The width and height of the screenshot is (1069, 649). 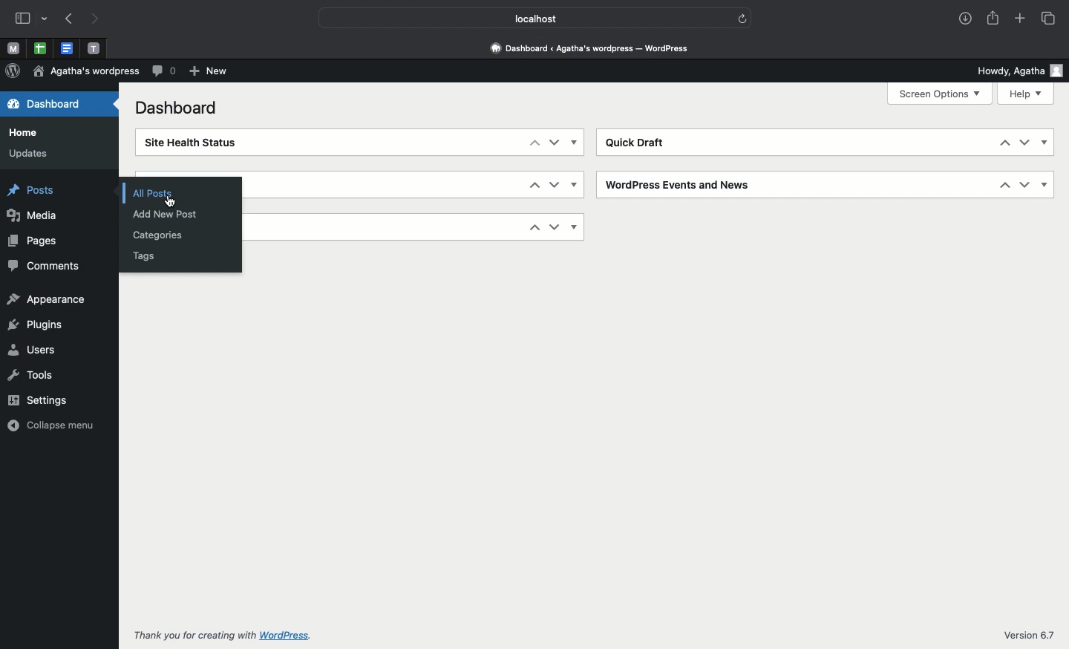 I want to click on Thank you for creating with, so click(x=189, y=636).